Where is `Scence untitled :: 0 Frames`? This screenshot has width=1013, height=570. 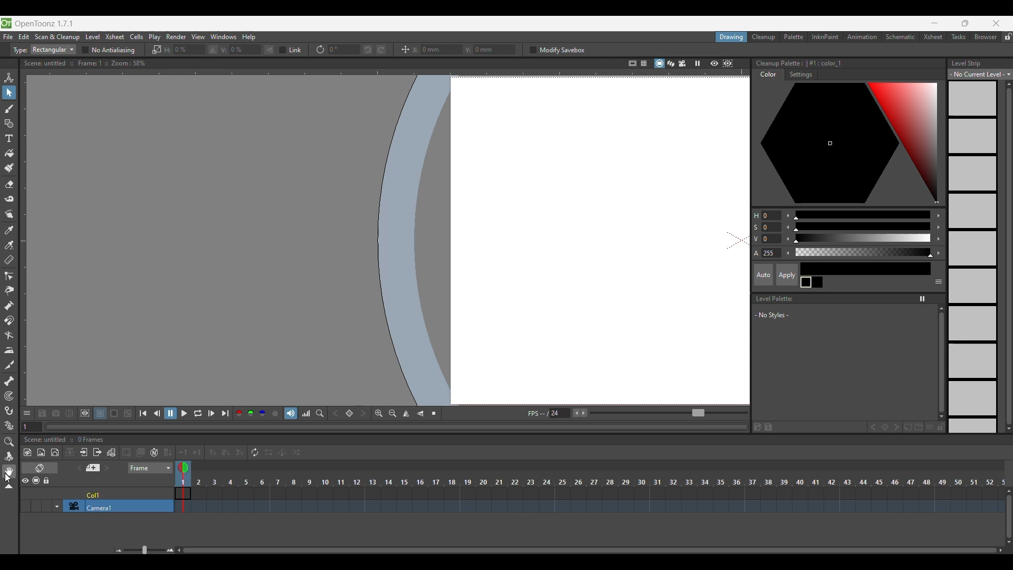 Scence untitled :: 0 Frames is located at coordinates (62, 440).